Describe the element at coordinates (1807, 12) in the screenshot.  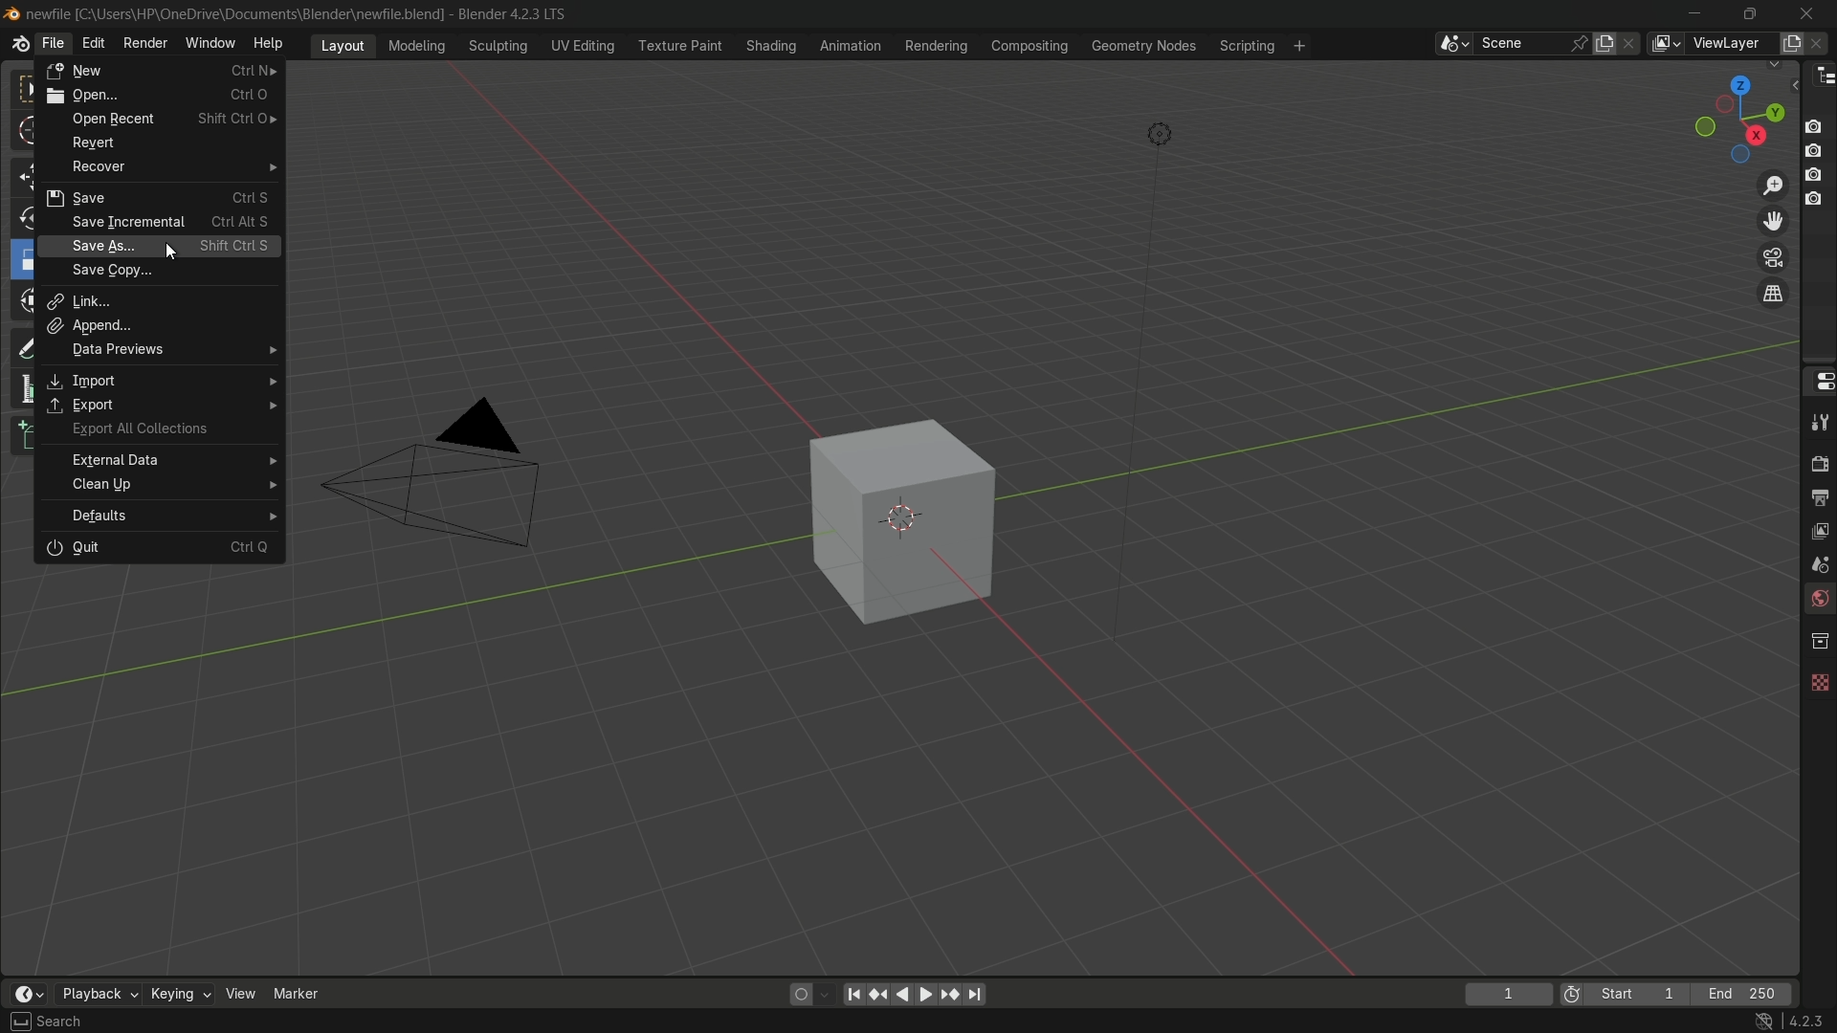
I see `close app` at that location.